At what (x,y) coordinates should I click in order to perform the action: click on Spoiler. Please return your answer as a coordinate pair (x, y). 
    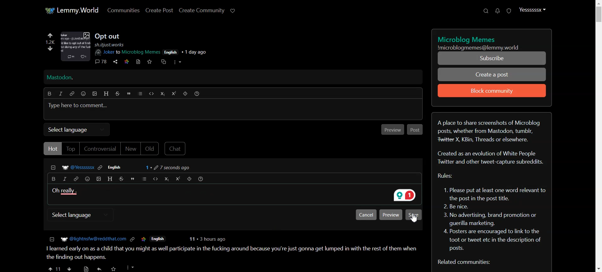
    Looking at the image, I should click on (186, 94).